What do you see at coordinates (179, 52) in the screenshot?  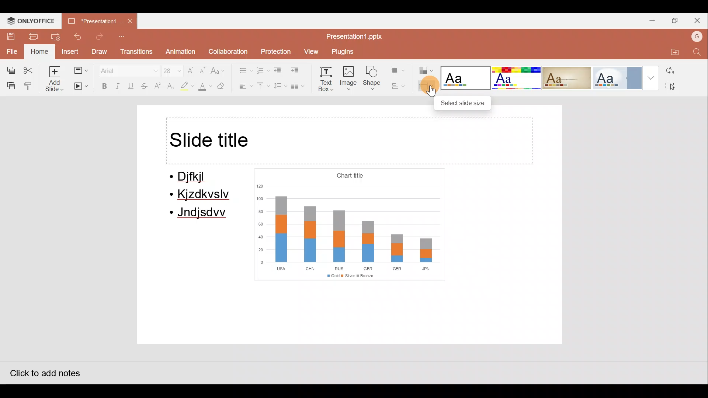 I see `Animation` at bounding box center [179, 52].